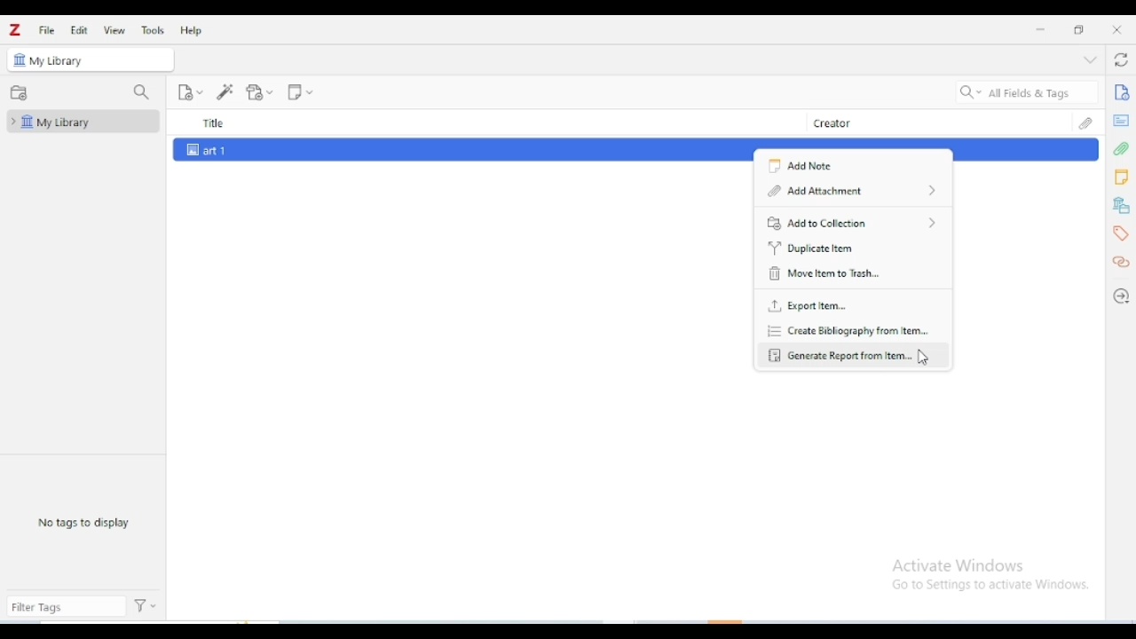  Describe the element at coordinates (1120, 262) in the screenshot. I see `related` at that location.